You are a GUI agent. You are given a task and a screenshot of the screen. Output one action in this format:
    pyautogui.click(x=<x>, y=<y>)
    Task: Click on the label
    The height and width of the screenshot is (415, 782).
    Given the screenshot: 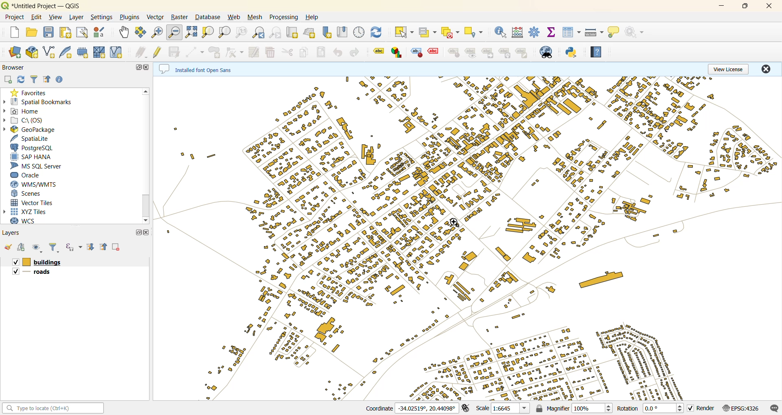 What is the action you would take?
    pyautogui.click(x=505, y=53)
    